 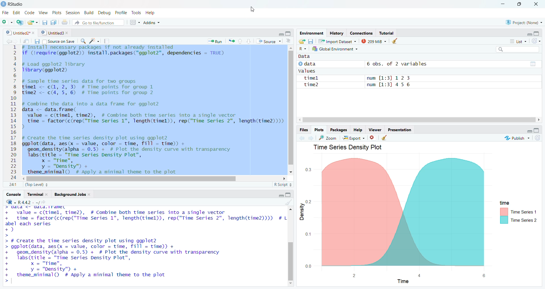 What do you see at coordinates (358, 130) in the screenshot?
I see `Help` at bounding box center [358, 130].